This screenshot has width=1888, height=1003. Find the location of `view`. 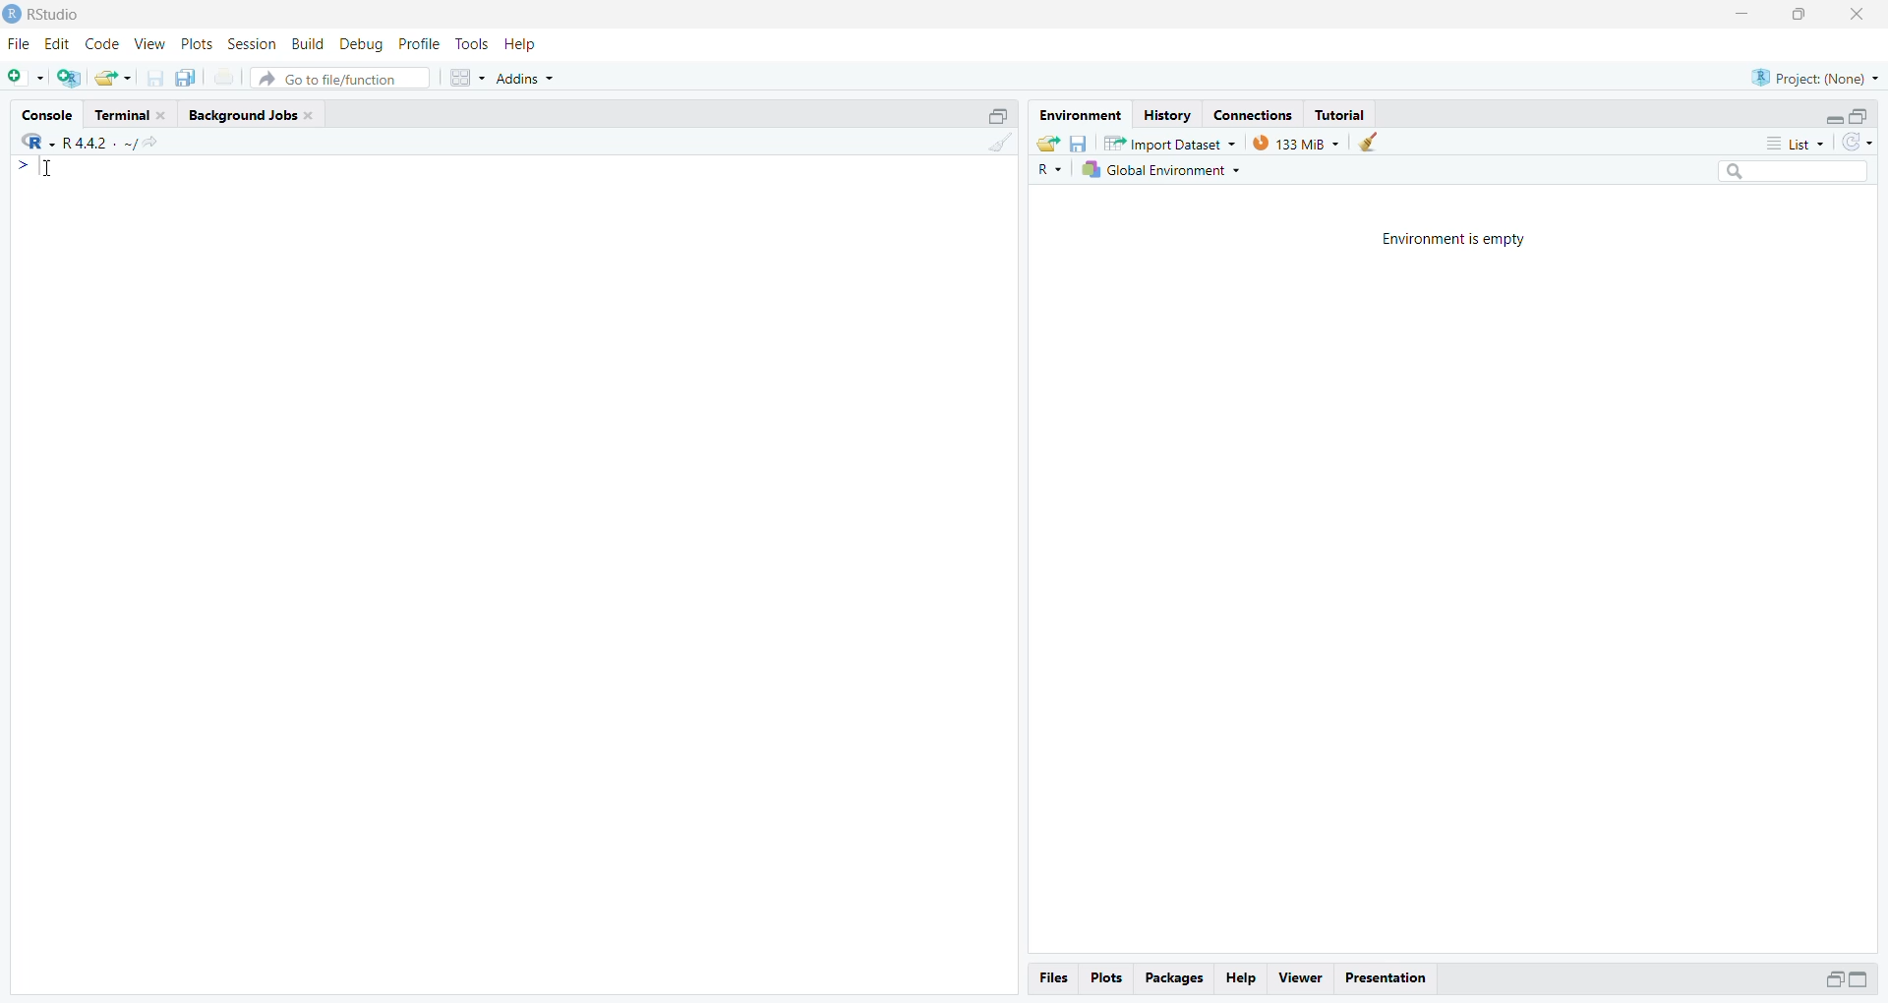

view is located at coordinates (154, 44).